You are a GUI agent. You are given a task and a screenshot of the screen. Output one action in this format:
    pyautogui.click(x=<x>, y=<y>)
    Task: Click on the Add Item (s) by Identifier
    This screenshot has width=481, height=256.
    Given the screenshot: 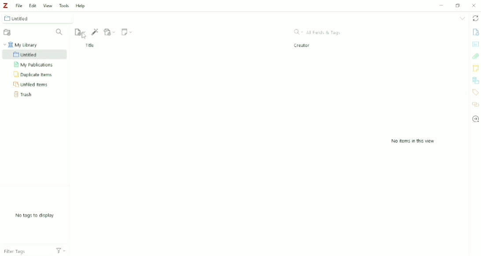 What is the action you would take?
    pyautogui.click(x=96, y=32)
    